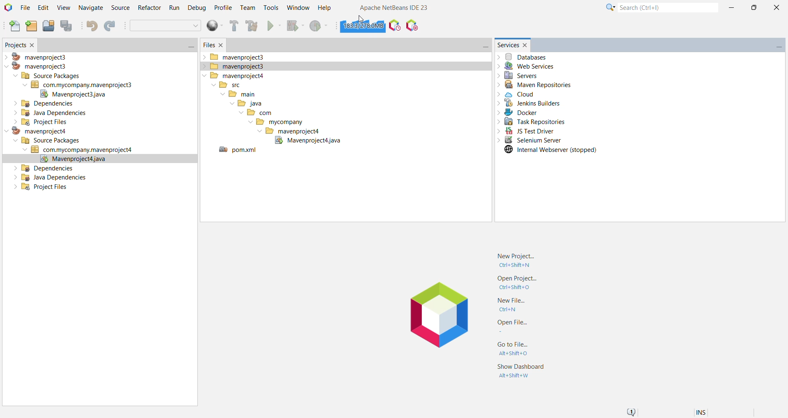 The image size is (788, 418). What do you see at coordinates (197, 8) in the screenshot?
I see `Debug` at bounding box center [197, 8].